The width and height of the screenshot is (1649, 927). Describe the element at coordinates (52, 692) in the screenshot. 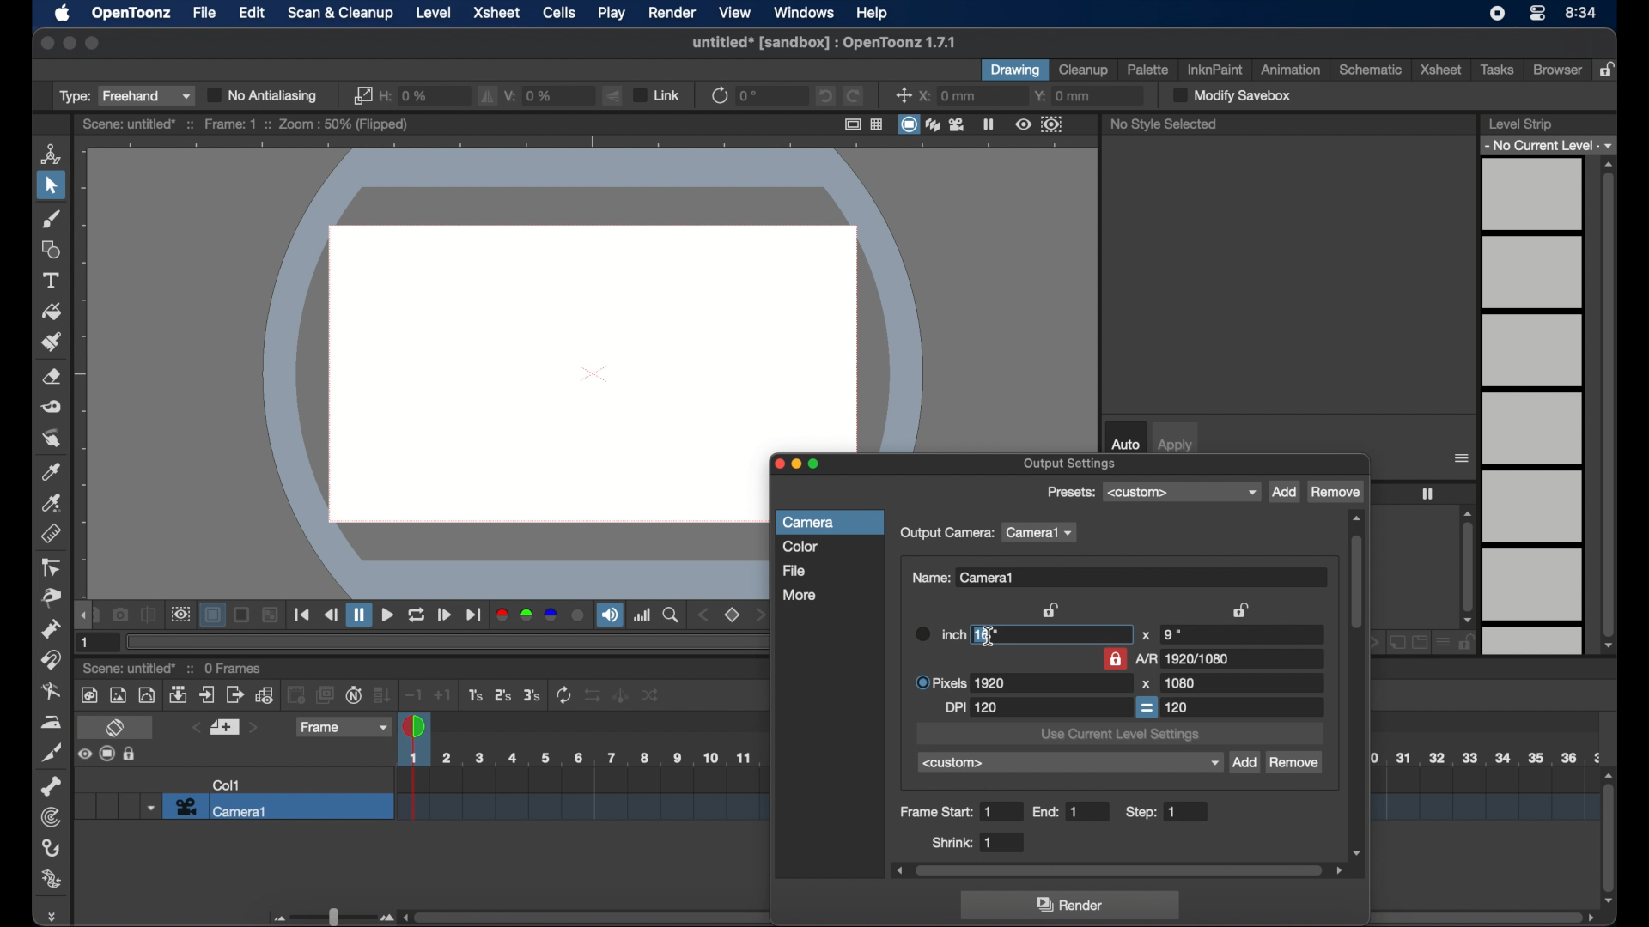

I see `blender tool` at that location.